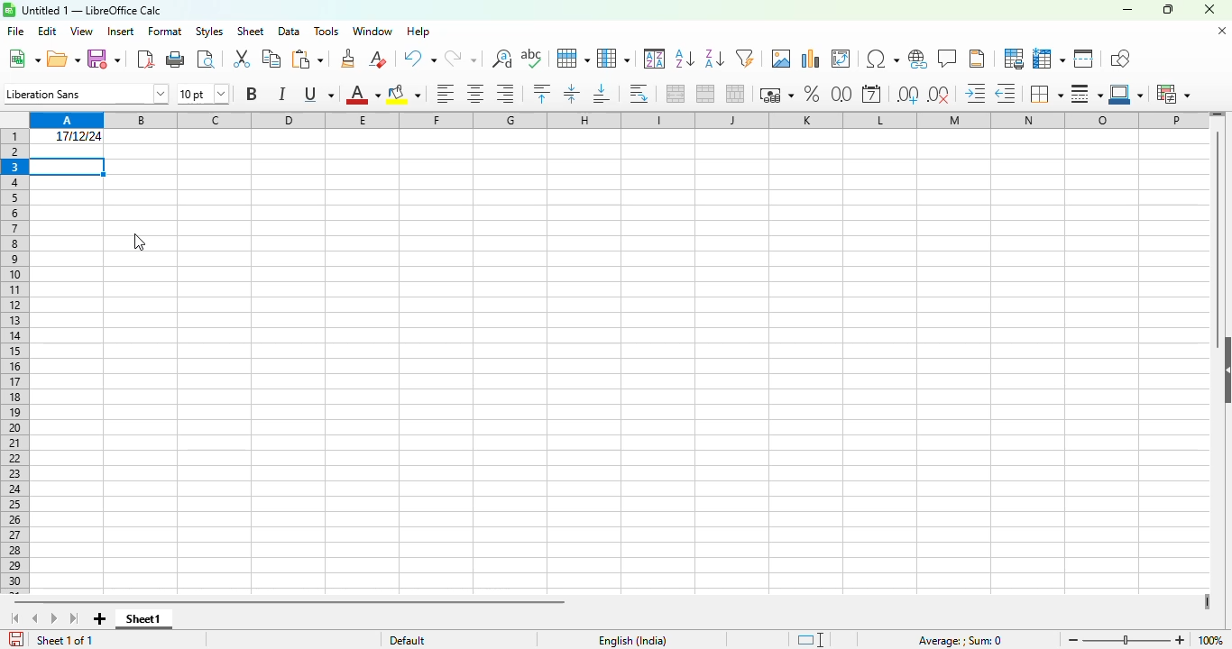 The width and height of the screenshot is (1232, 649). What do you see at coordinates (1180, 640) in the screenshot?
I see `zoom in` at bounding box center [1180, 640].